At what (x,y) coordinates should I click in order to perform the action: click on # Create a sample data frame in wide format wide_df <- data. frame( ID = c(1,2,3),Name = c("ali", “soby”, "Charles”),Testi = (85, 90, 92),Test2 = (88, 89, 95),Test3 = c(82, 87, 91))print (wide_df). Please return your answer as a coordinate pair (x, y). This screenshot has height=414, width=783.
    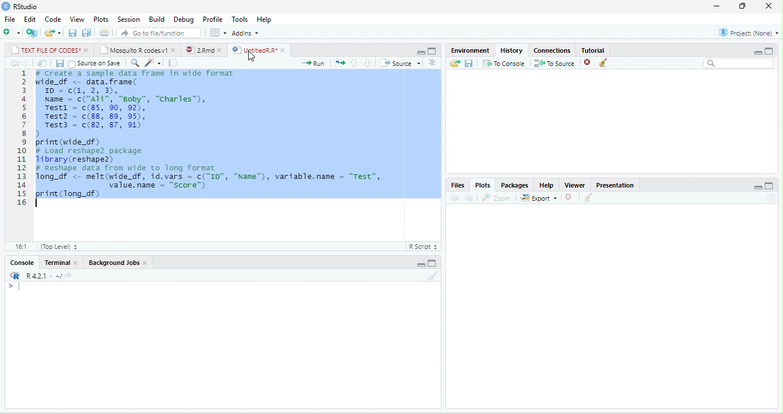
    Looking at the image, I should click on (135, 108).